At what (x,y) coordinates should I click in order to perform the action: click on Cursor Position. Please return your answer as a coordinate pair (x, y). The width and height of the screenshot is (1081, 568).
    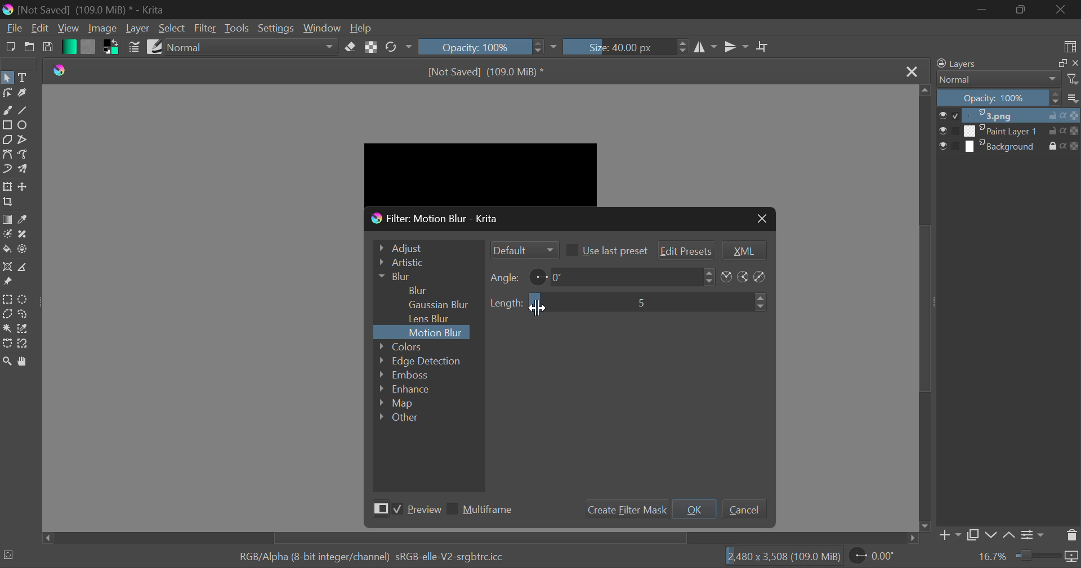
    Looking at the image, I should click on (538, 306).